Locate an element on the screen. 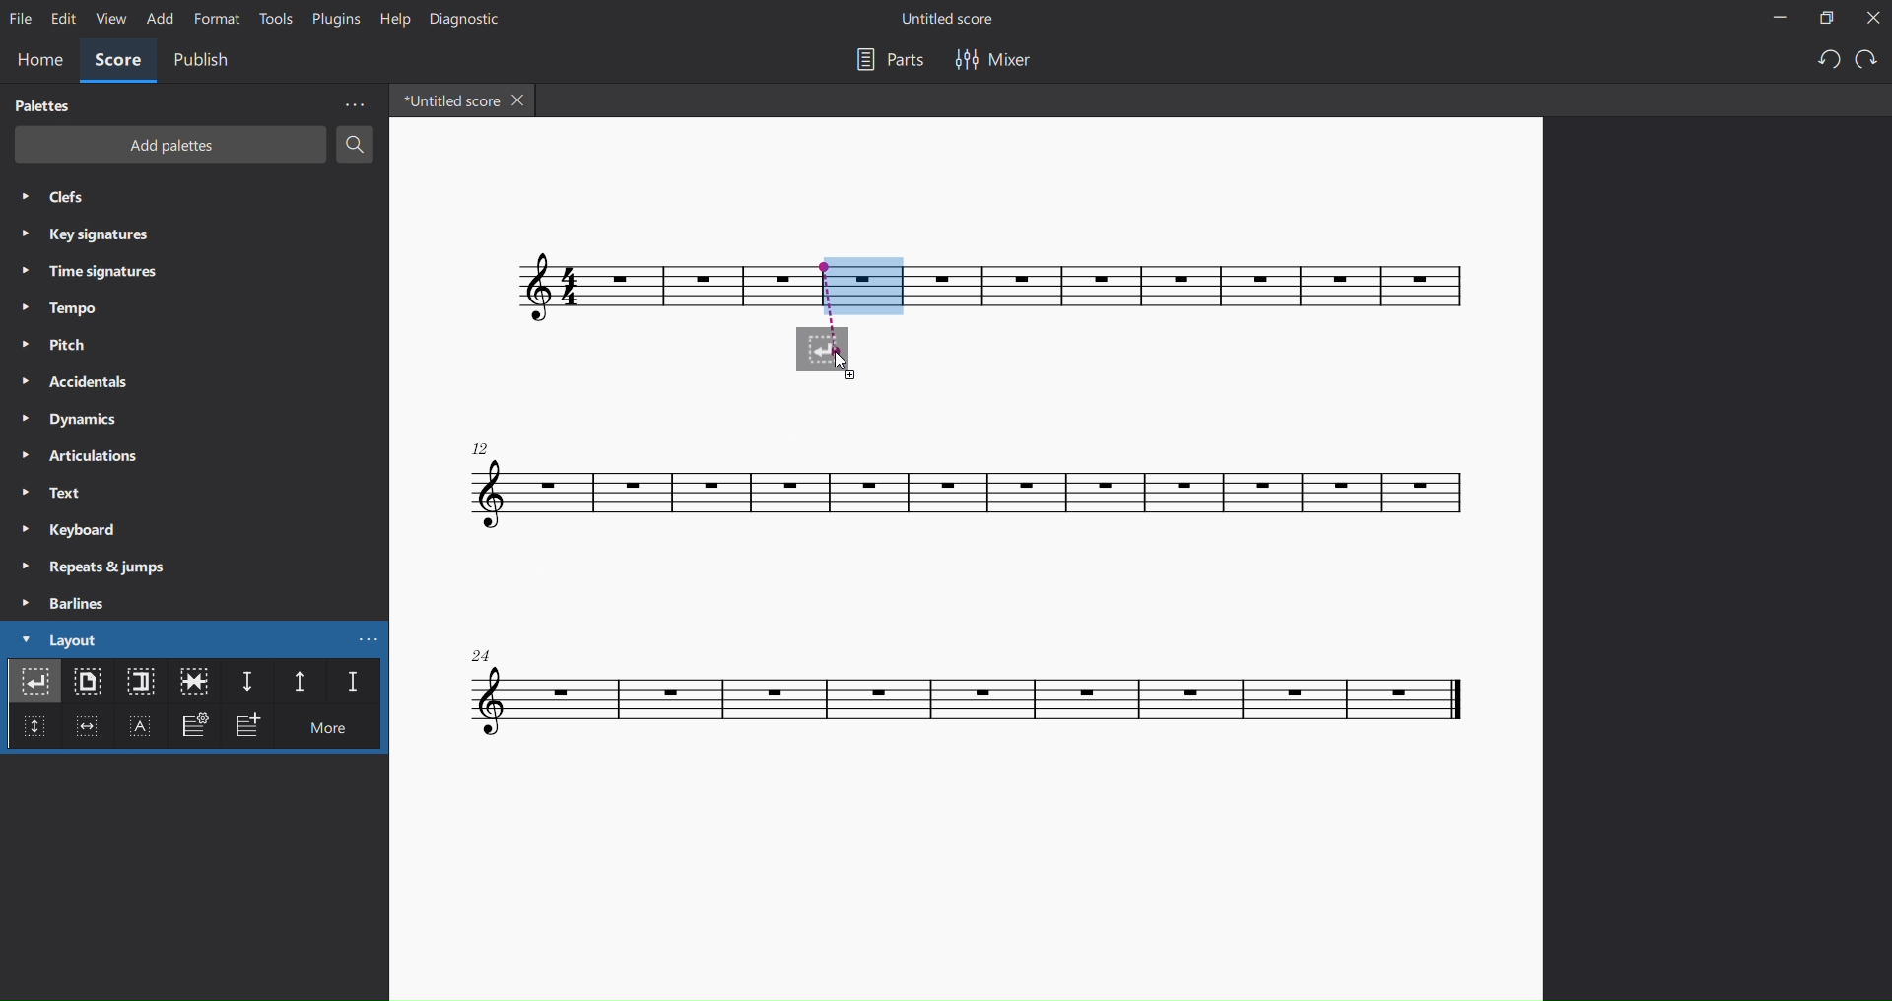 The image size is (1892, 1001). insert vertical frame is located at coordinates (32, 734).